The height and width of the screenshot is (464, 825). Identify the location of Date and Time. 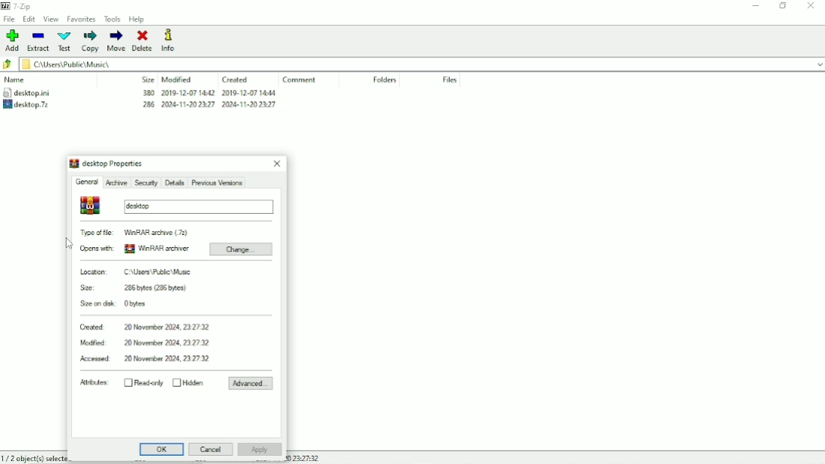
(303, 458).